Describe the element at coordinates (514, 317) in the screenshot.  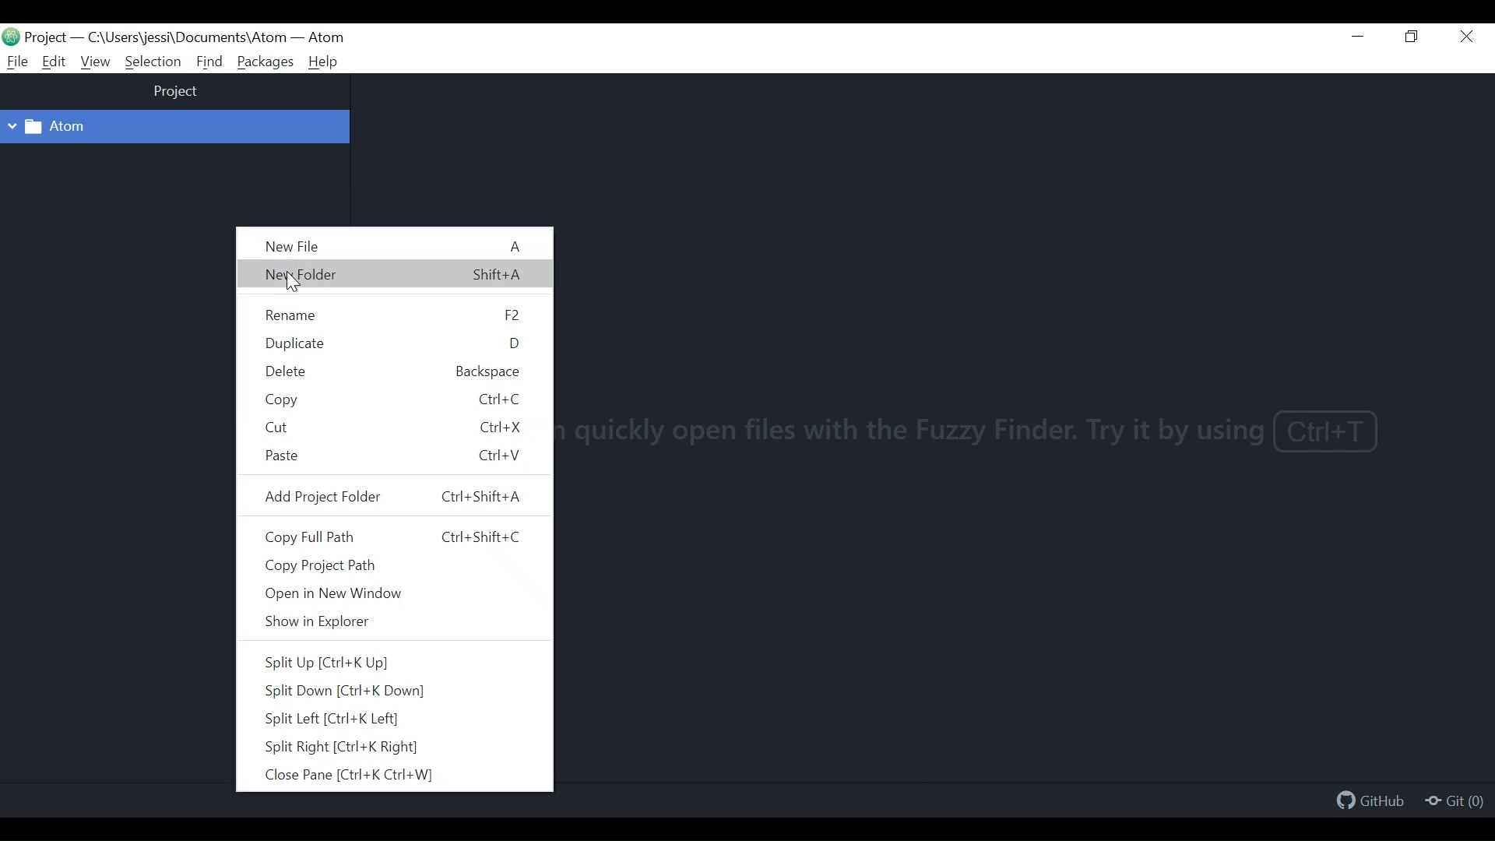
I see `f2` at that location.